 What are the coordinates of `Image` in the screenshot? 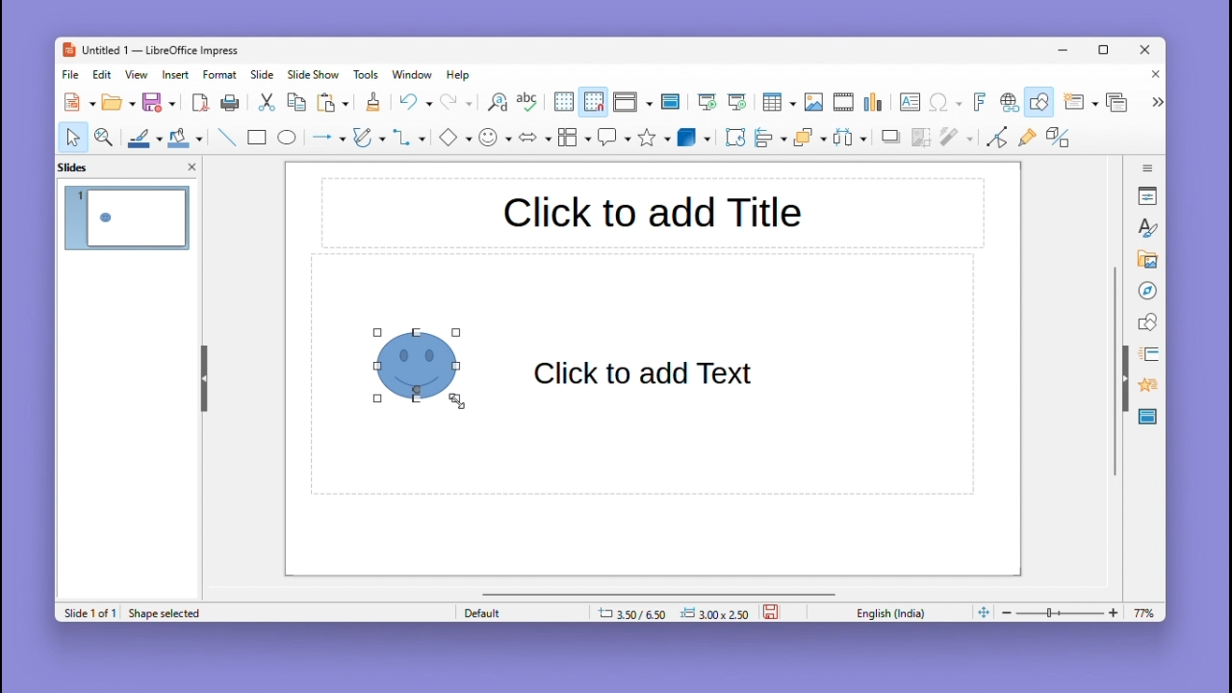 It's located at (813, 103).